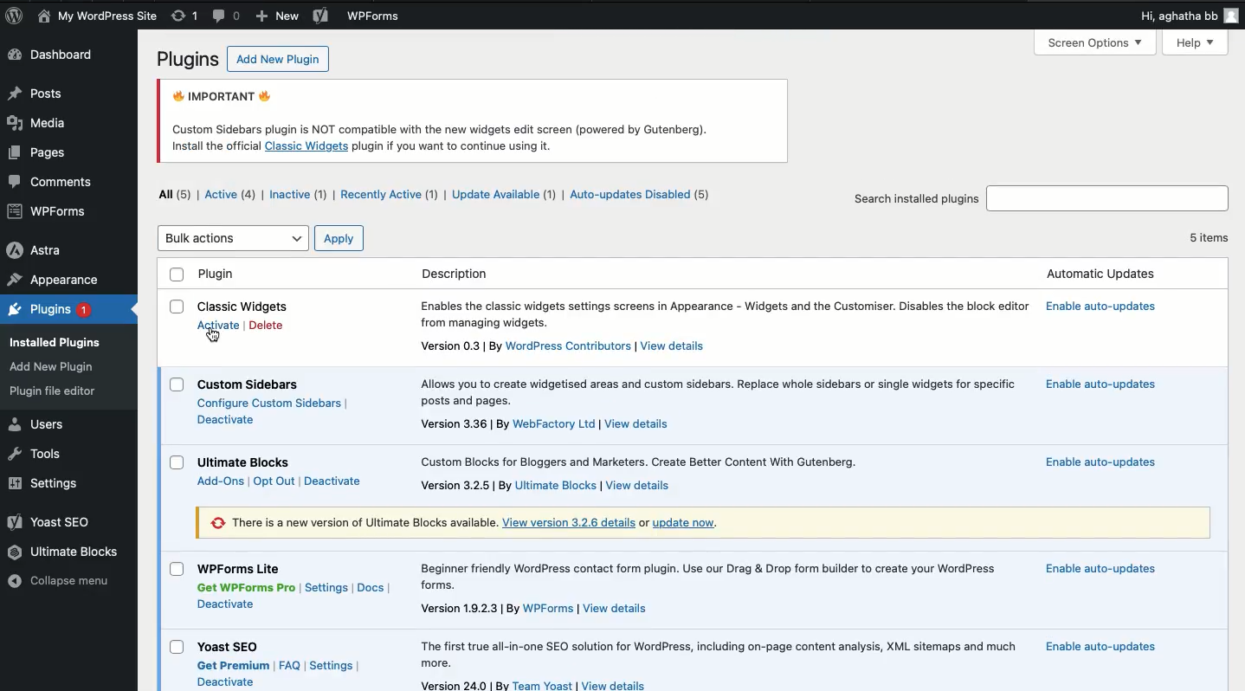  What do you see at coordinates (184, 15) in the screenshot?
I see `Revision` at bounding box center [184, 15].